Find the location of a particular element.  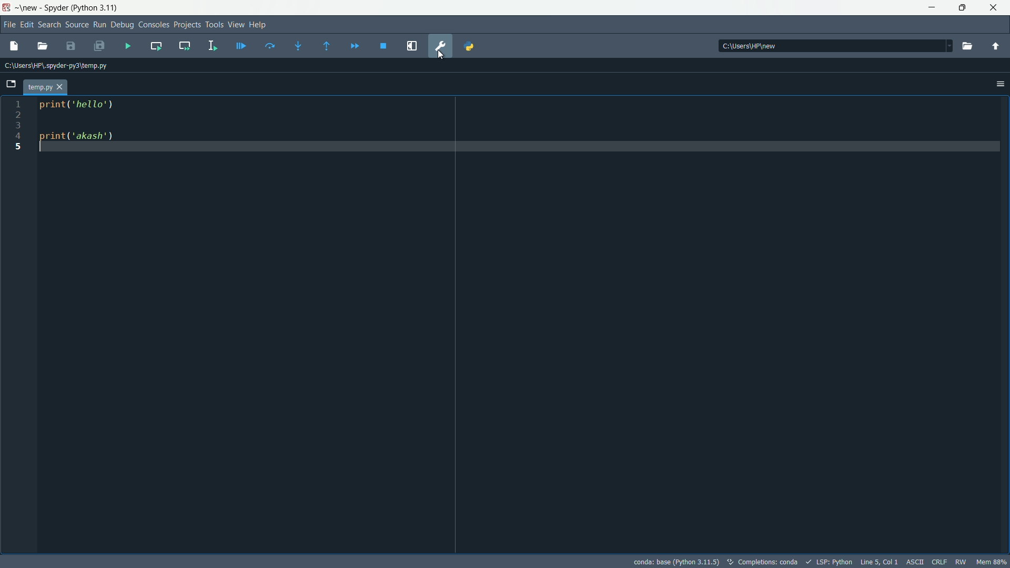

4 is located at coordinates (20, 138).